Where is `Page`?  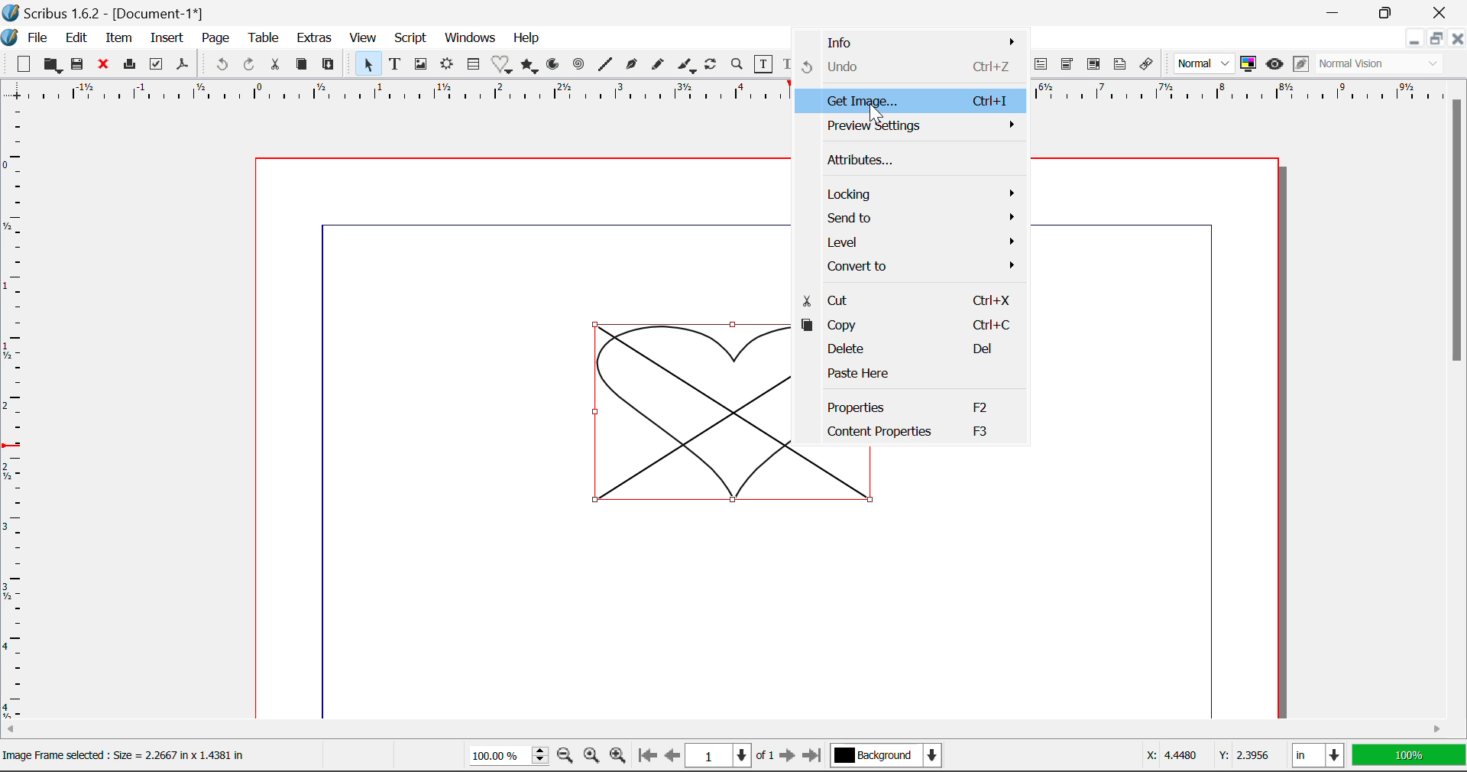
Page is located at coordinates (217, 38).